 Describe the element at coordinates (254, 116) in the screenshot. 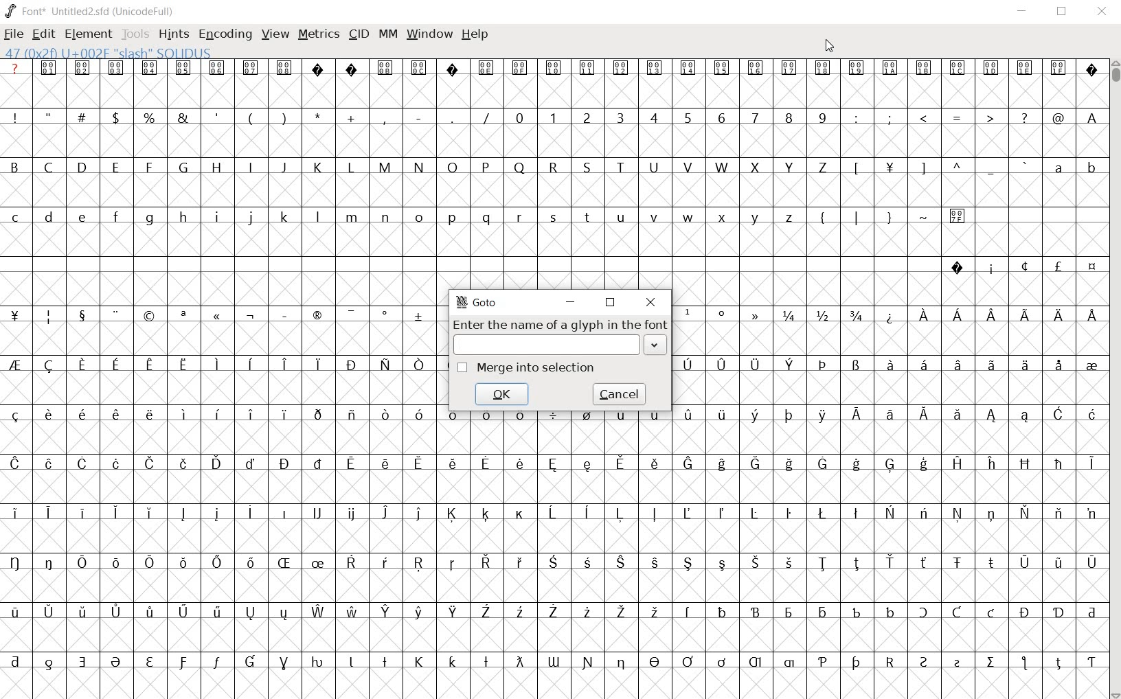

I see `symbols` at that location.